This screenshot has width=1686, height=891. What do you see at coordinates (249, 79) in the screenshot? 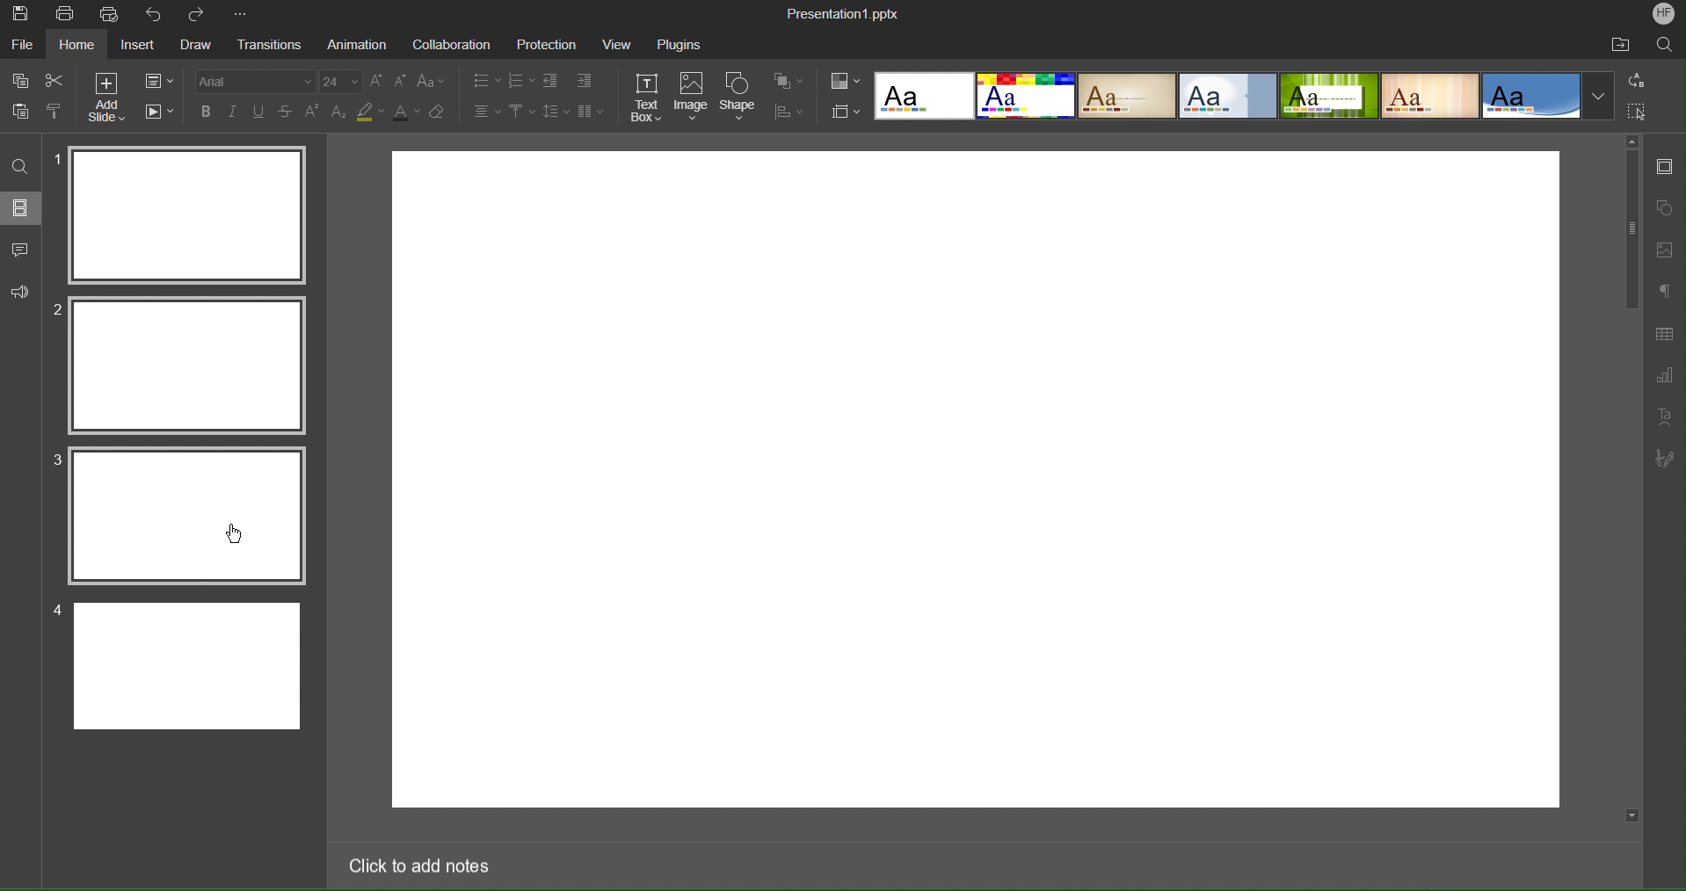
I see `Font ` at bounding box center [249, 79].